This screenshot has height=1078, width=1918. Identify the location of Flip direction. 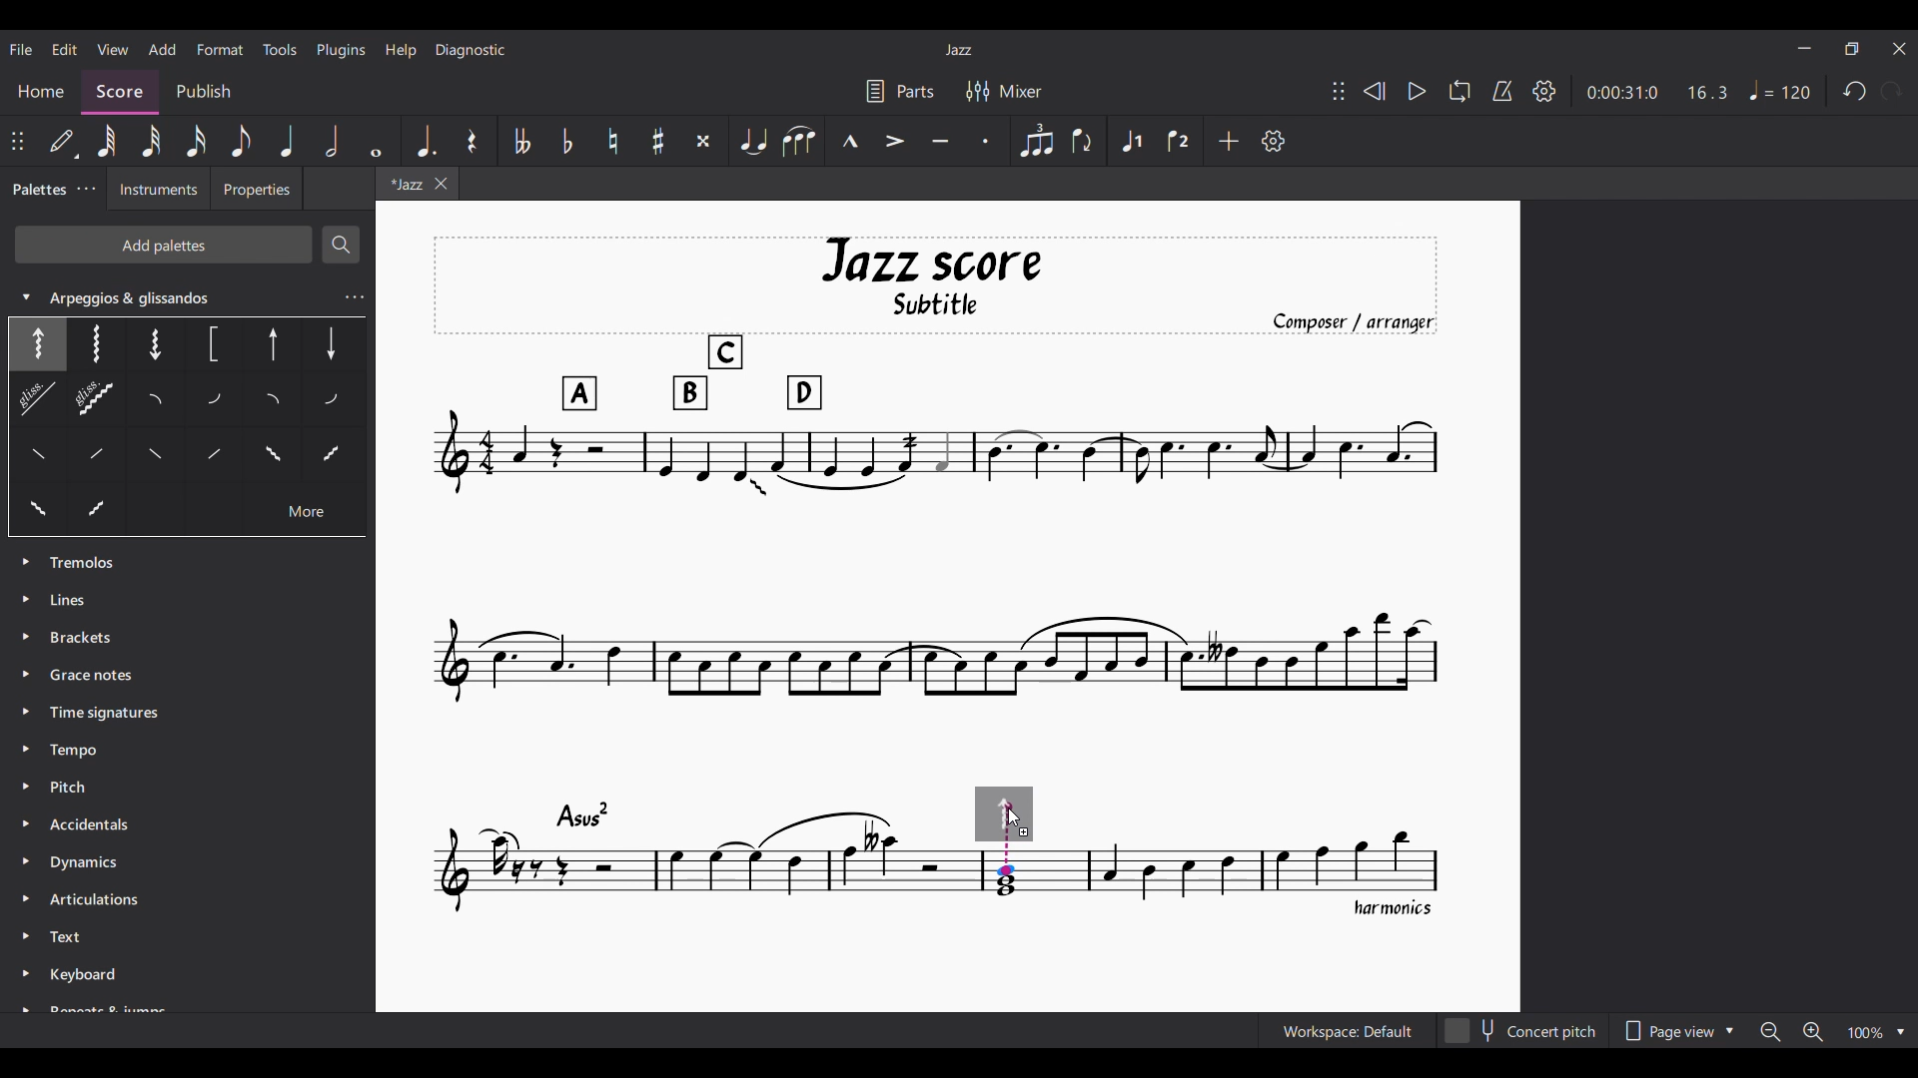
(1083, 141).